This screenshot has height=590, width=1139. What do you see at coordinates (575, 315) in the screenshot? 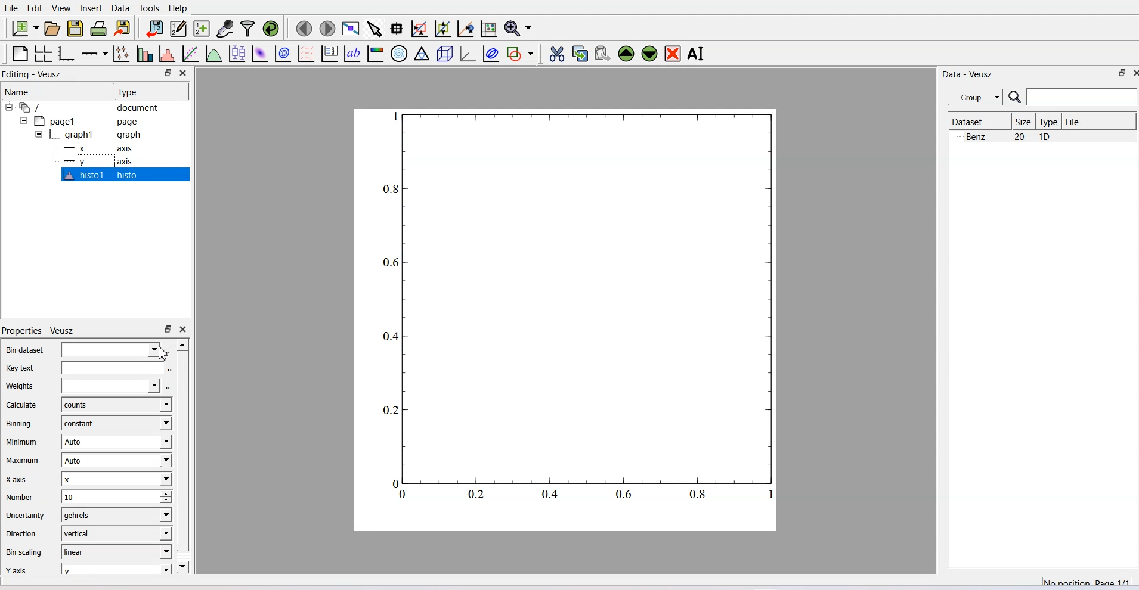
I see `Graph Window` at bounding box center [575, 315].